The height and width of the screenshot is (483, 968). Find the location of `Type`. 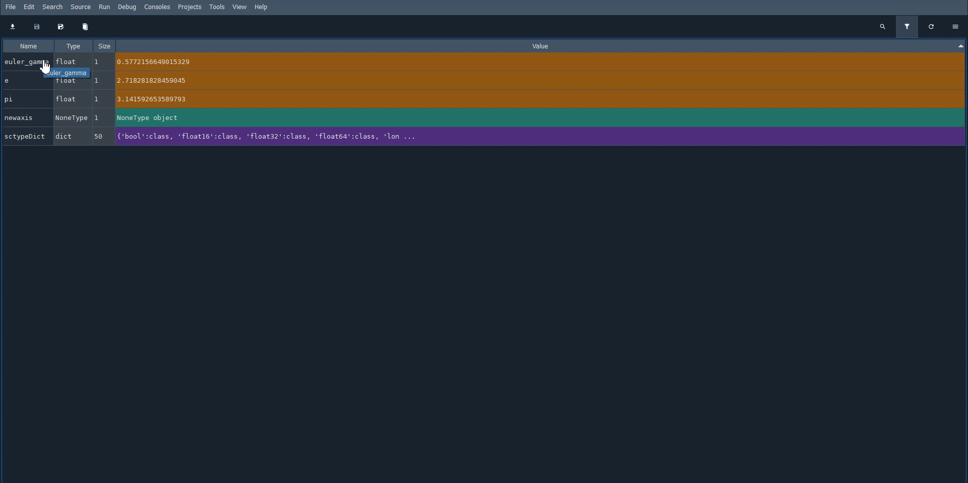

Type is located at coordinates (74, 46).